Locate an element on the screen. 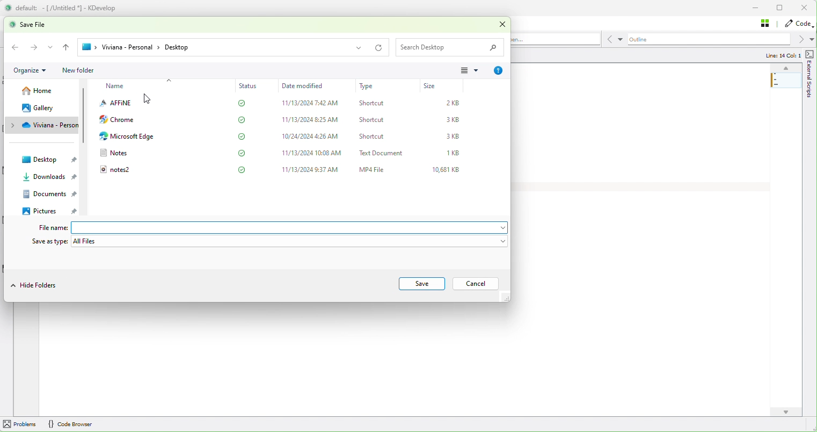 This screenshot has height=432, width=817. Shortcut is located at coordinates (373, 119).